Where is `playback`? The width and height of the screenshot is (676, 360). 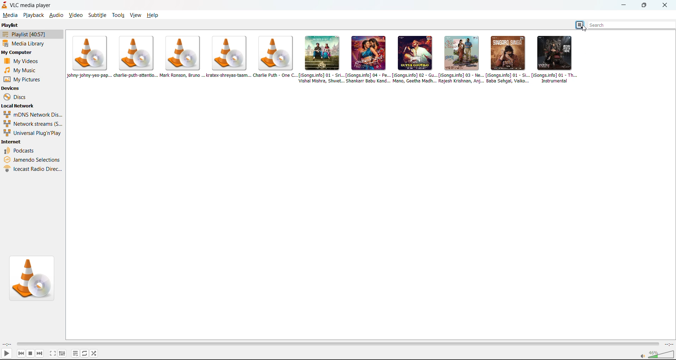
playback is located at coordinates (33, 15).